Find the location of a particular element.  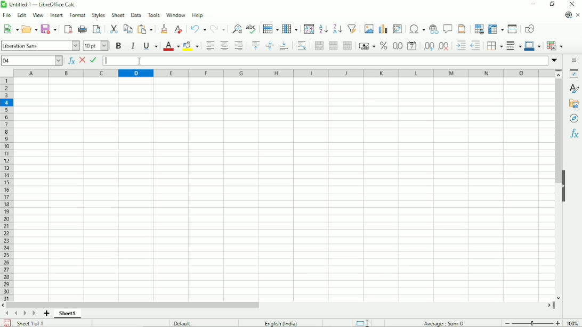

Scroll to last sheet is located at coordinates (35, 313).